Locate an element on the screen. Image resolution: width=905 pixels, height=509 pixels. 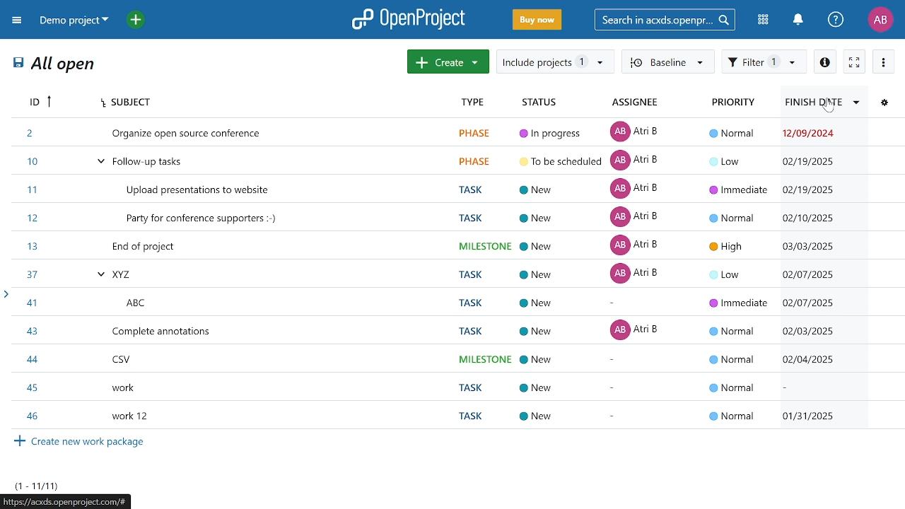
open sidebar is located at coordinates (6, 296).